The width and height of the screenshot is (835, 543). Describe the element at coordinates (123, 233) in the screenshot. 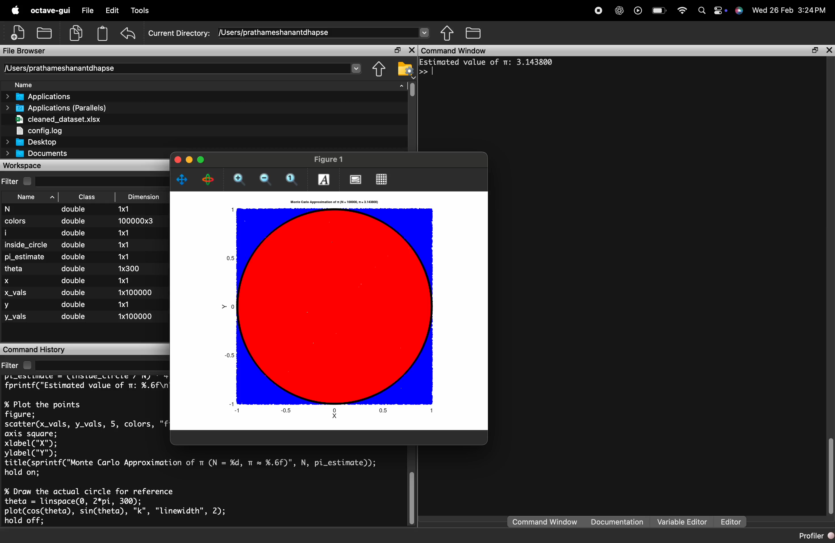

I see `1x1` at that location.